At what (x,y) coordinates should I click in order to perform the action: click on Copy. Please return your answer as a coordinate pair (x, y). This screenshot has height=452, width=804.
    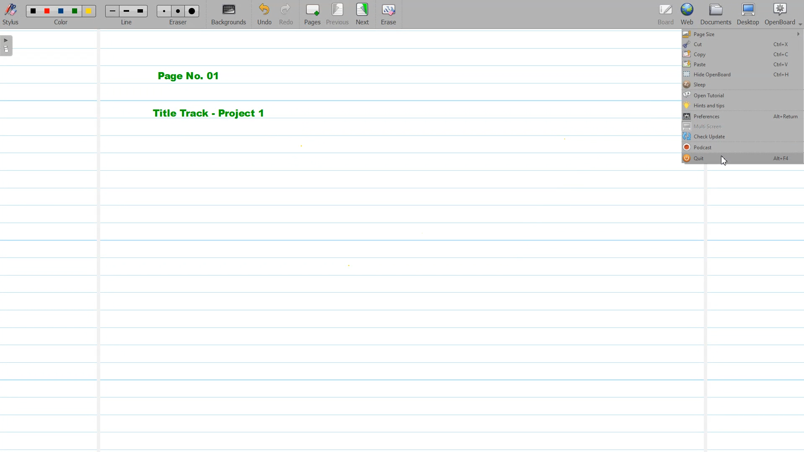
    Looking at the image, I should click on (743, 54).